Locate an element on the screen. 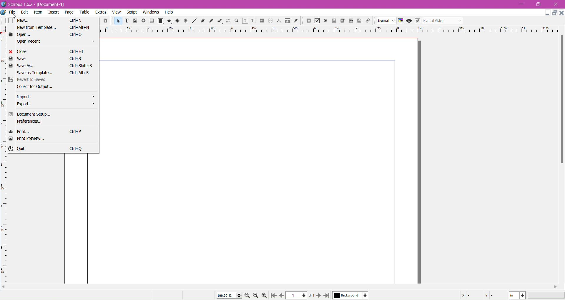 This screenshot has width=565, height=300. Toggle Color Management System is located at coordinates (401, 21).